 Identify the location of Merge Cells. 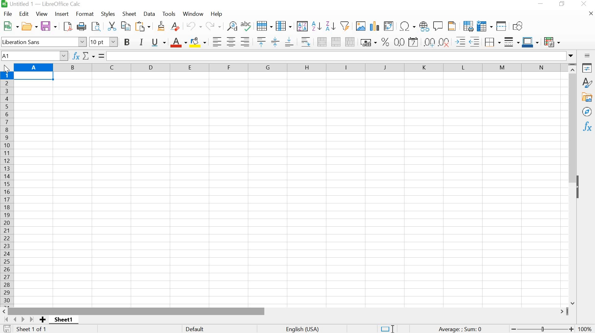
(335, 42).